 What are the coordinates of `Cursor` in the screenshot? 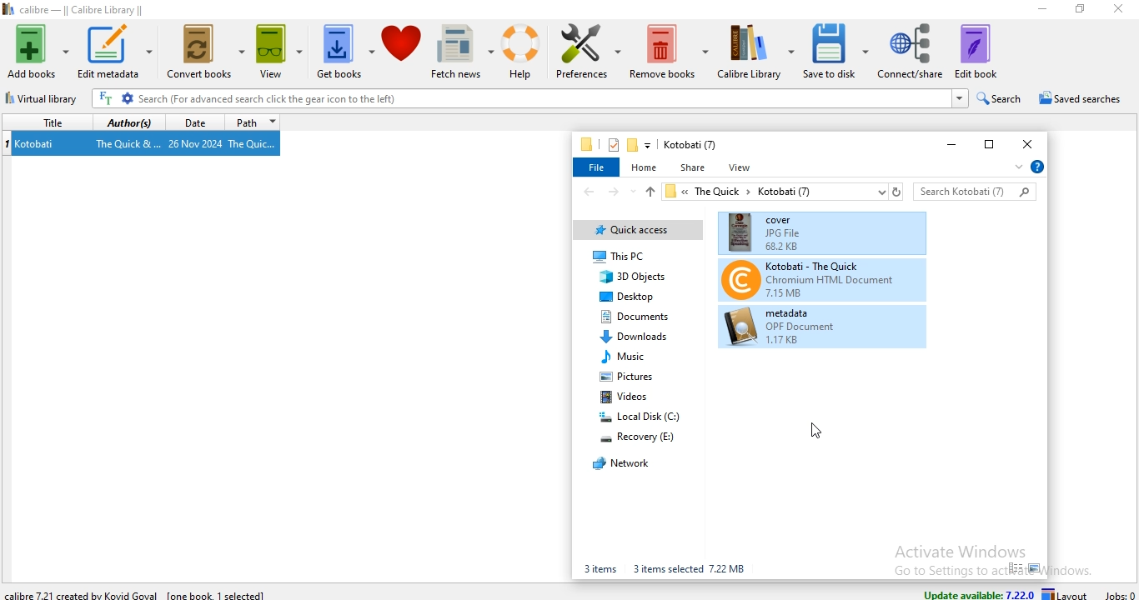 It's located at (819, 431).